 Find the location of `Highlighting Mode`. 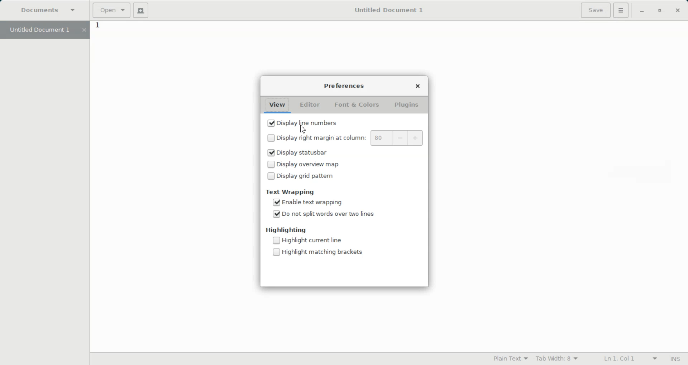

Highlighting Mode is located at coordinates (511, 358).